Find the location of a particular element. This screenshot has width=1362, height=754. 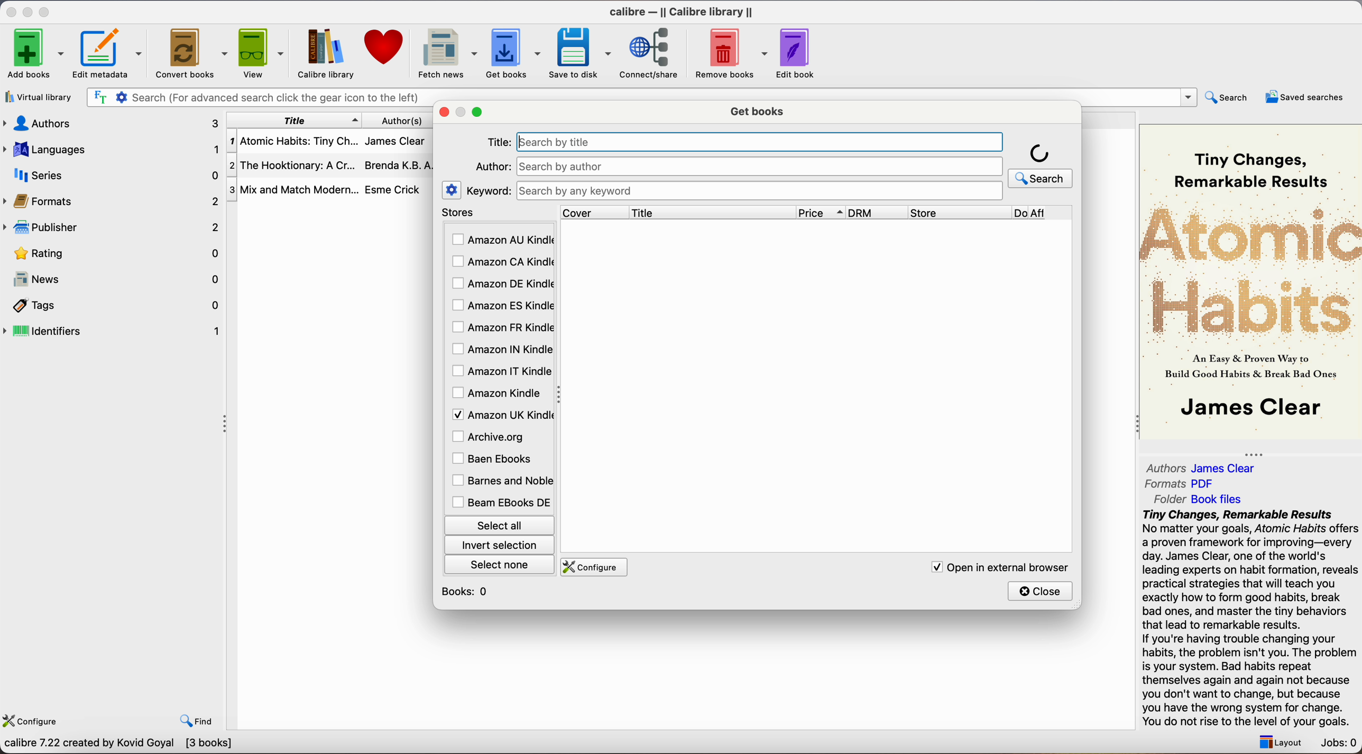

remove books is located at coordinates (732, 54).